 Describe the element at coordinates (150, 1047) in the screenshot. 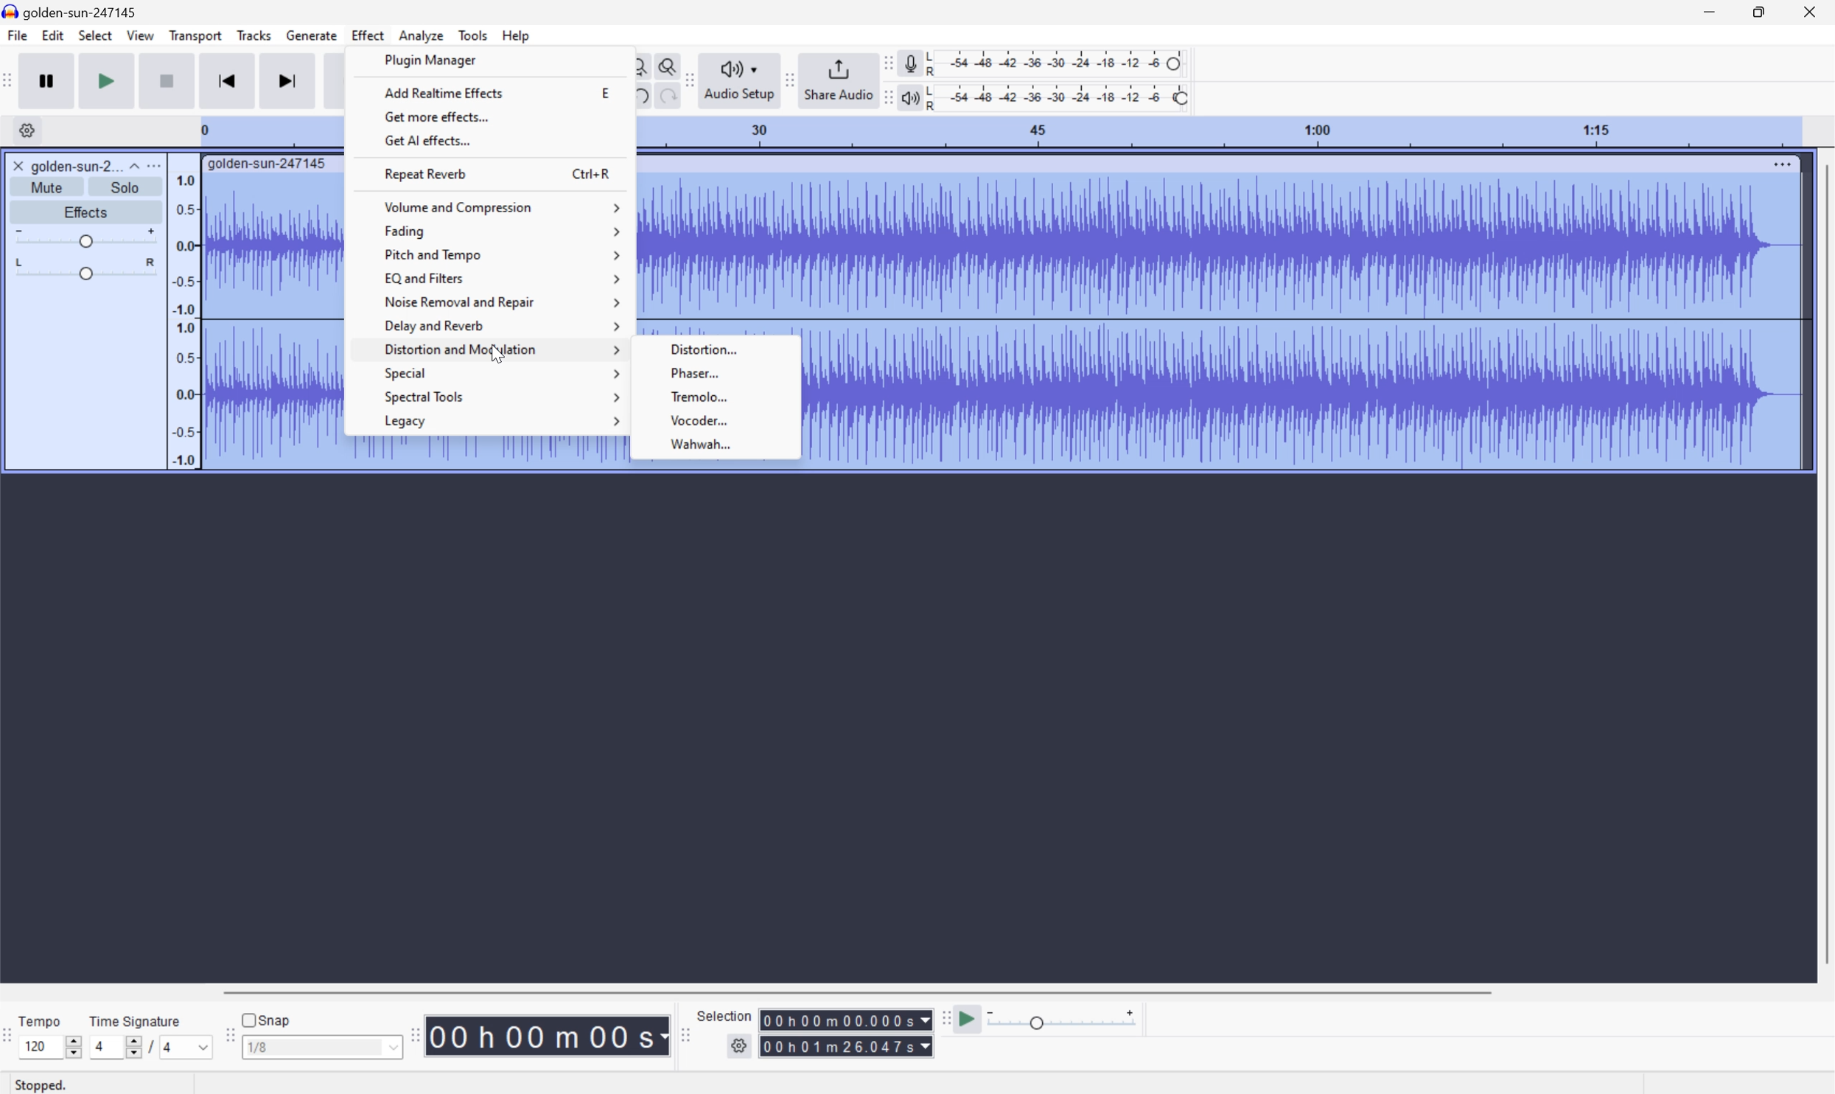

I see `/` at that location.